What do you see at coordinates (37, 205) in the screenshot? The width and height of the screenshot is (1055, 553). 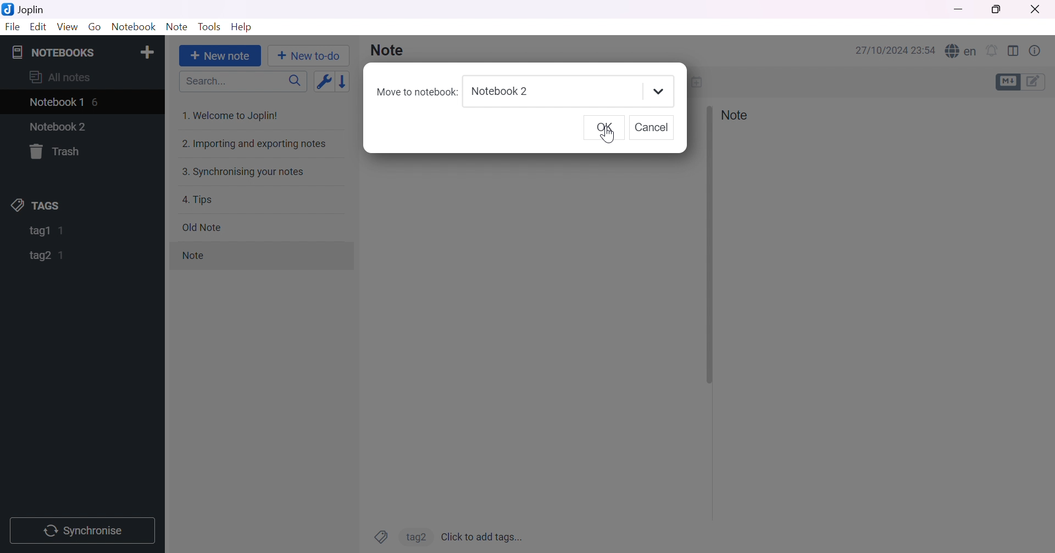 I see `TAGS` at bounding box center [37, 205].